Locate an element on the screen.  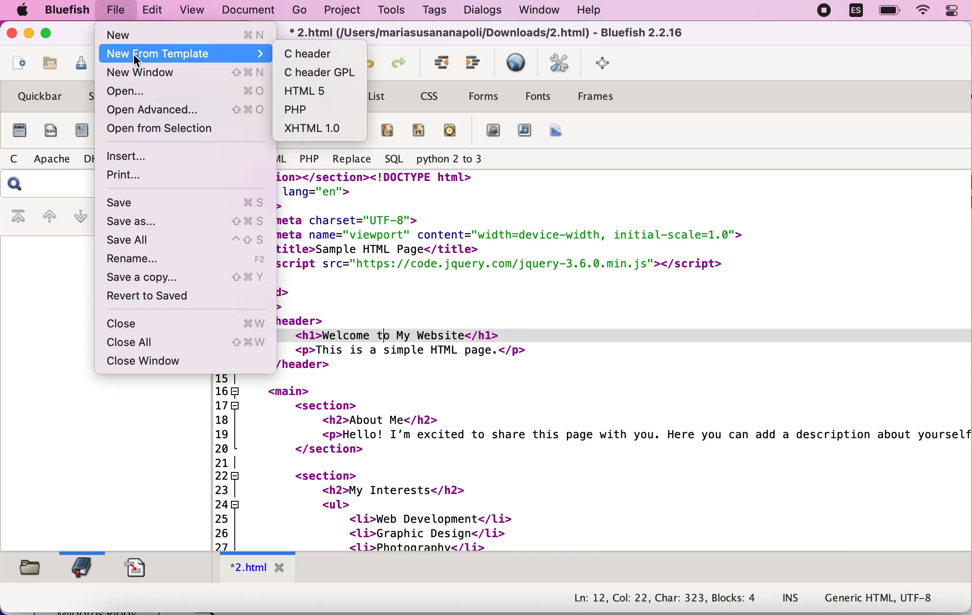
C is located at coordinates (14, 158).